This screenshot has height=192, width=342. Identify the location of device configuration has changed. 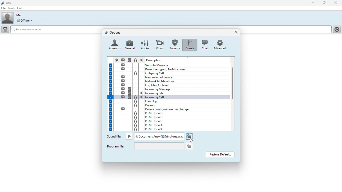
(169, 109).